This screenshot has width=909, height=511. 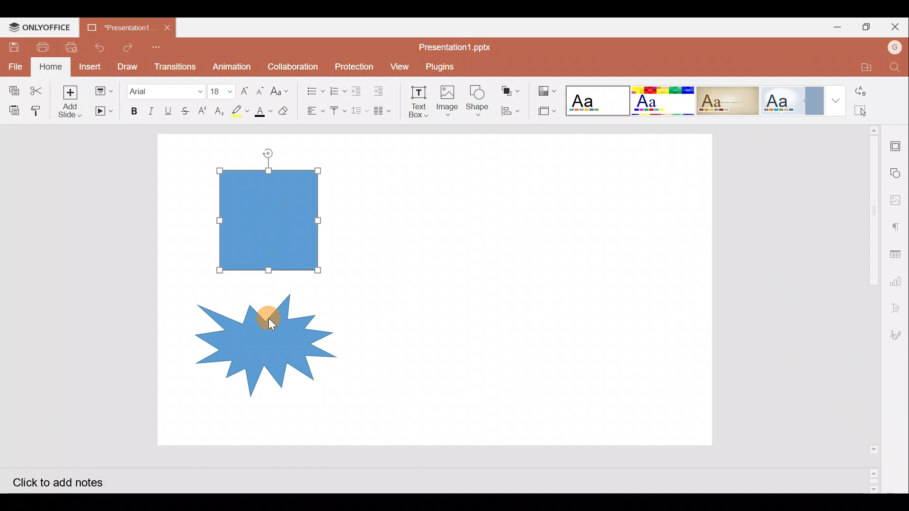 What do you see at coordinates (170, 109) in the screenshot?
I see `Underline` at bounding box center [170, 109].